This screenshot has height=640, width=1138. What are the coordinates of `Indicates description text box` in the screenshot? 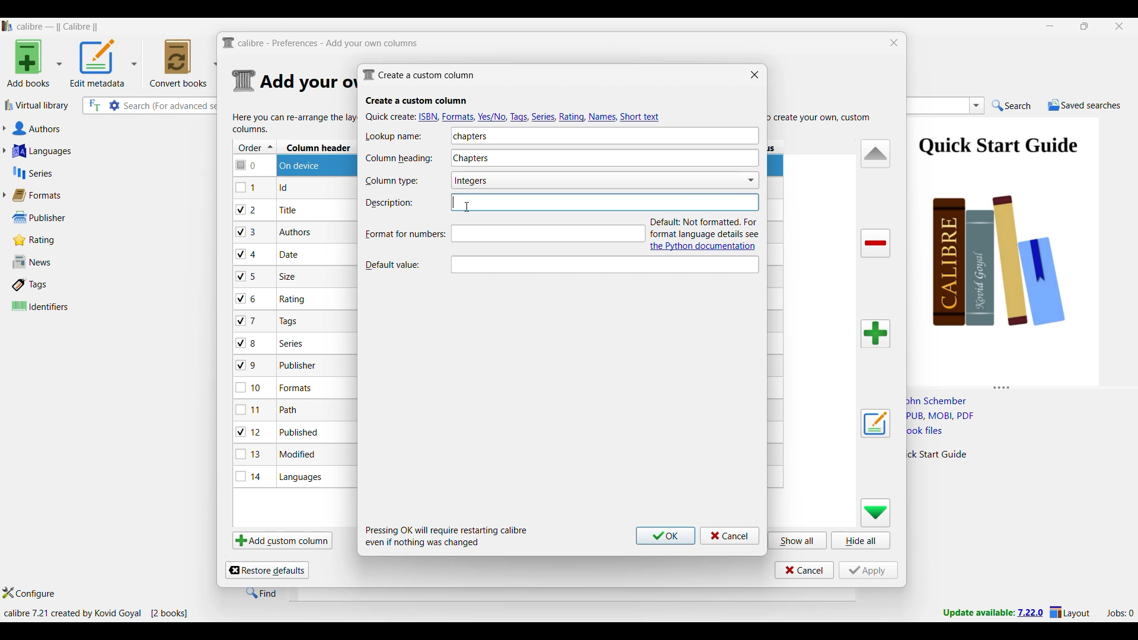 It's located at (389, 203).